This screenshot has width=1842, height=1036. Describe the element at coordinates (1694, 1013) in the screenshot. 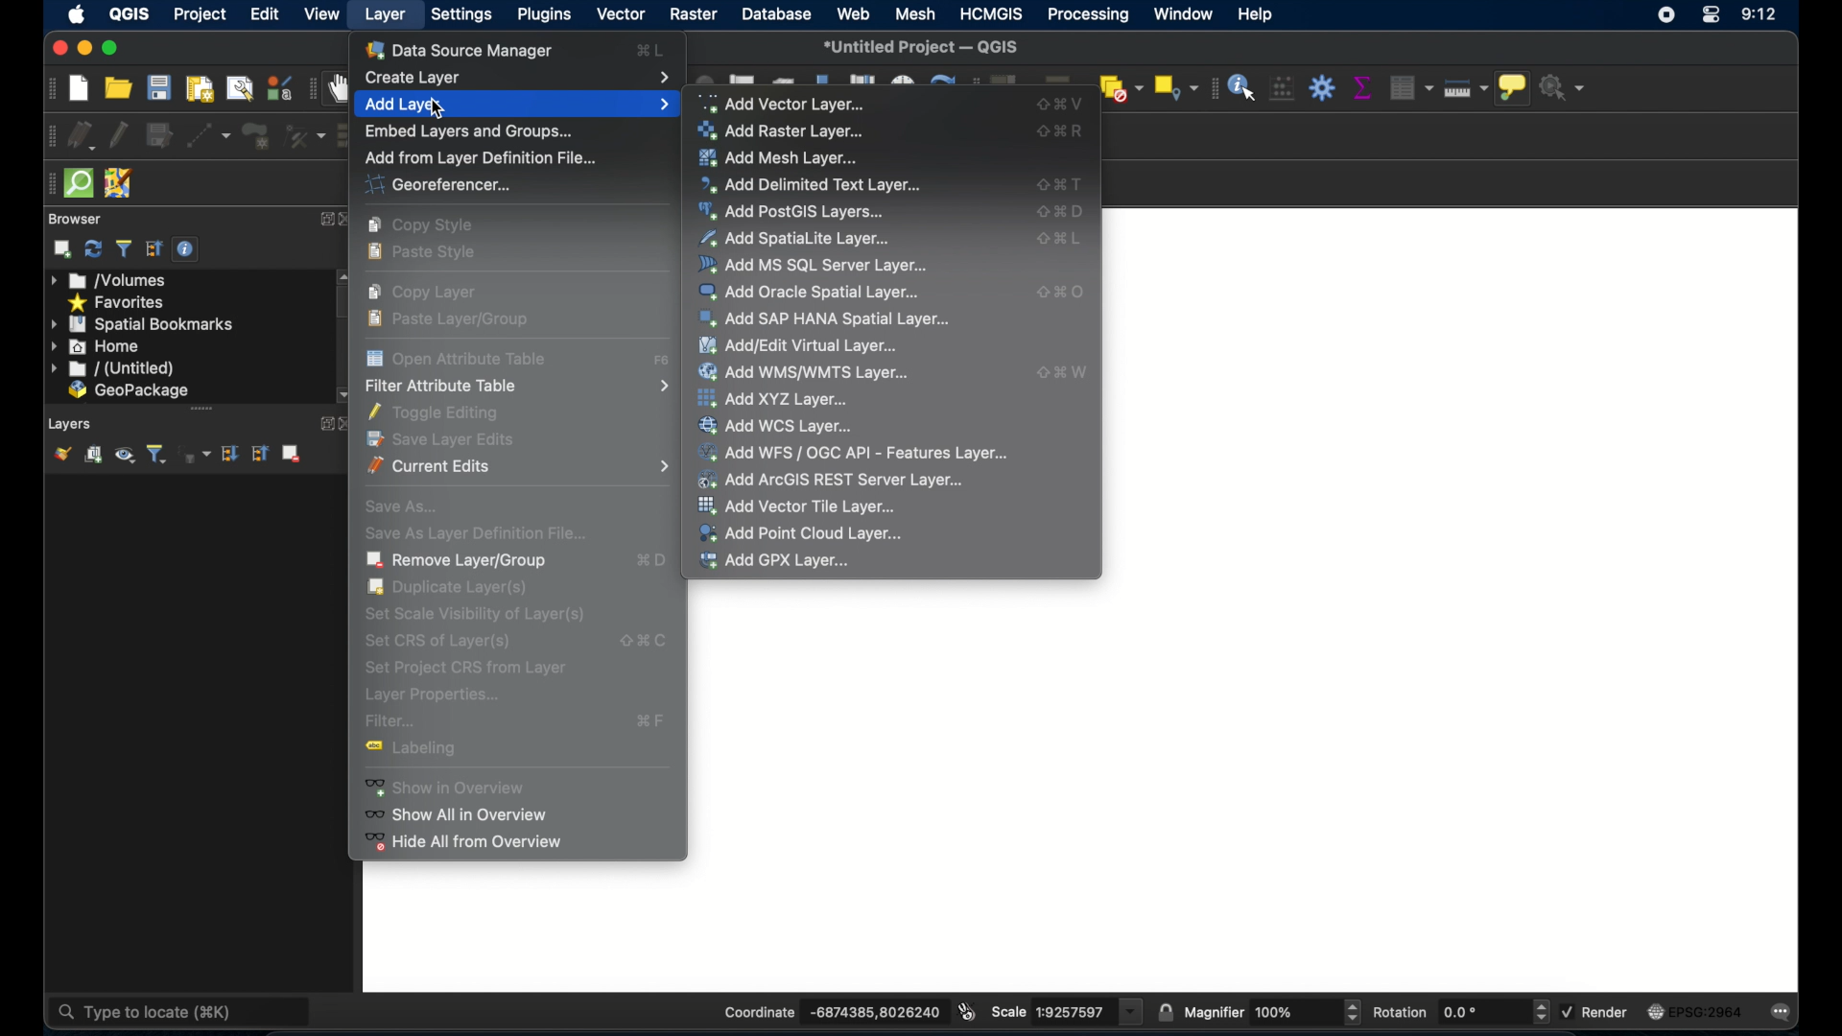

I see `current crs` at that location.